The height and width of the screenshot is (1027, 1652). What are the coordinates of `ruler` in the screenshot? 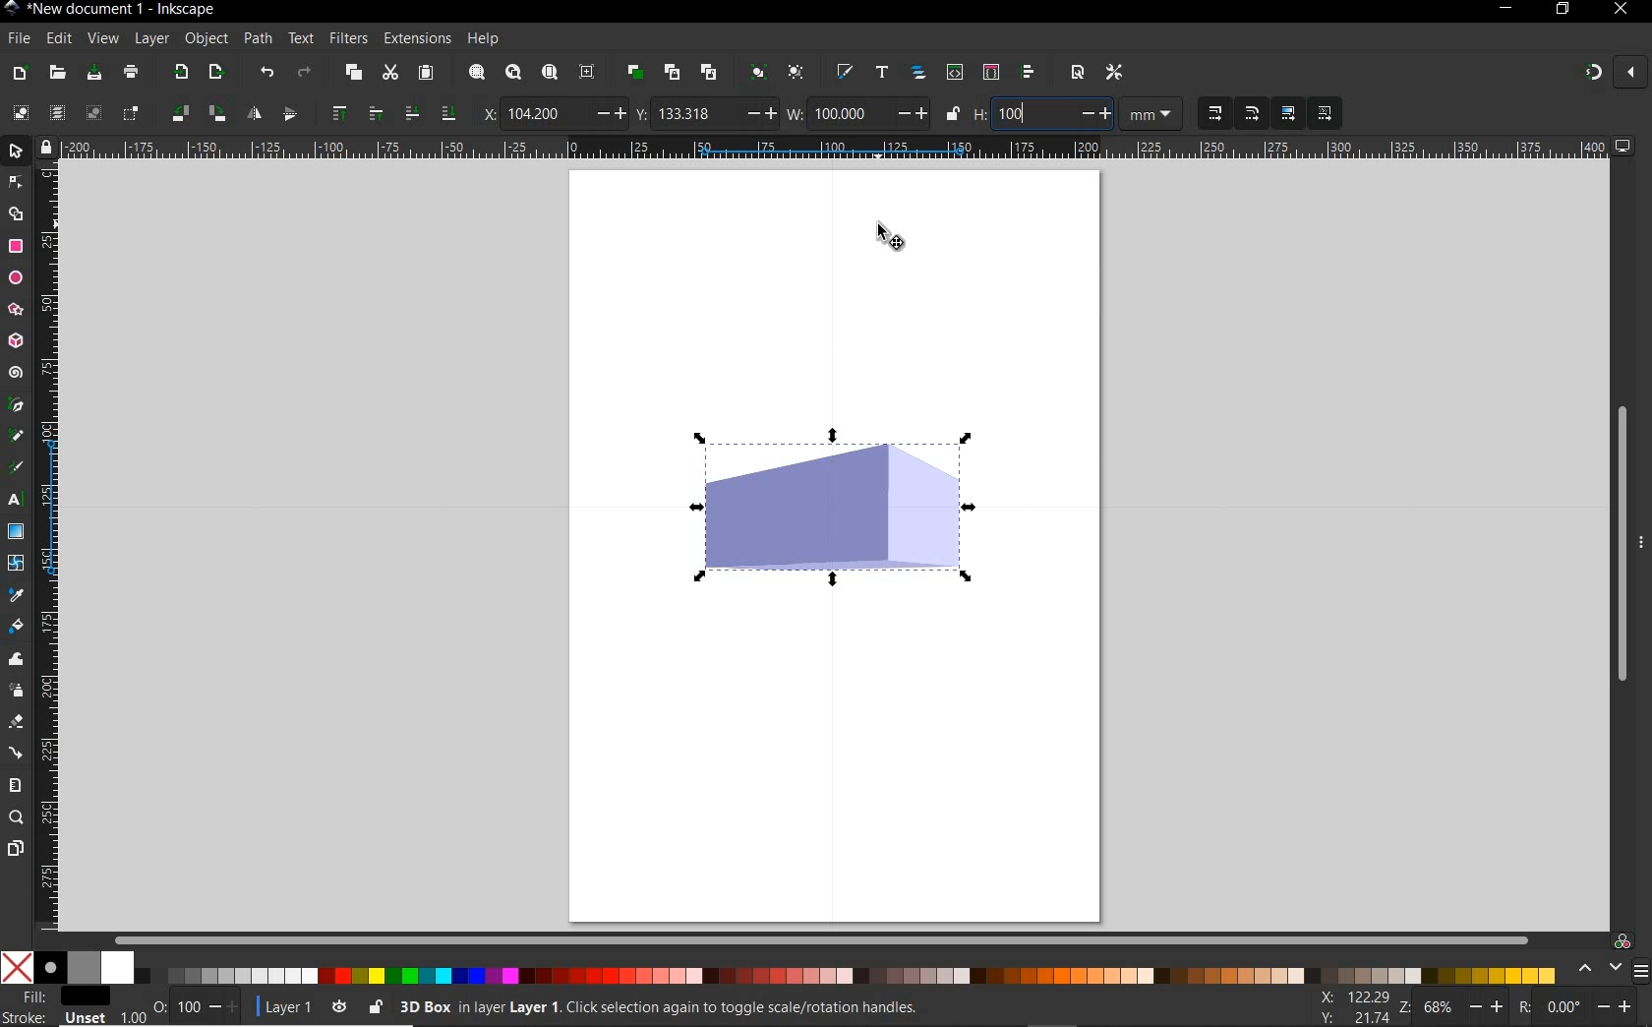 It's located at (50, 546).